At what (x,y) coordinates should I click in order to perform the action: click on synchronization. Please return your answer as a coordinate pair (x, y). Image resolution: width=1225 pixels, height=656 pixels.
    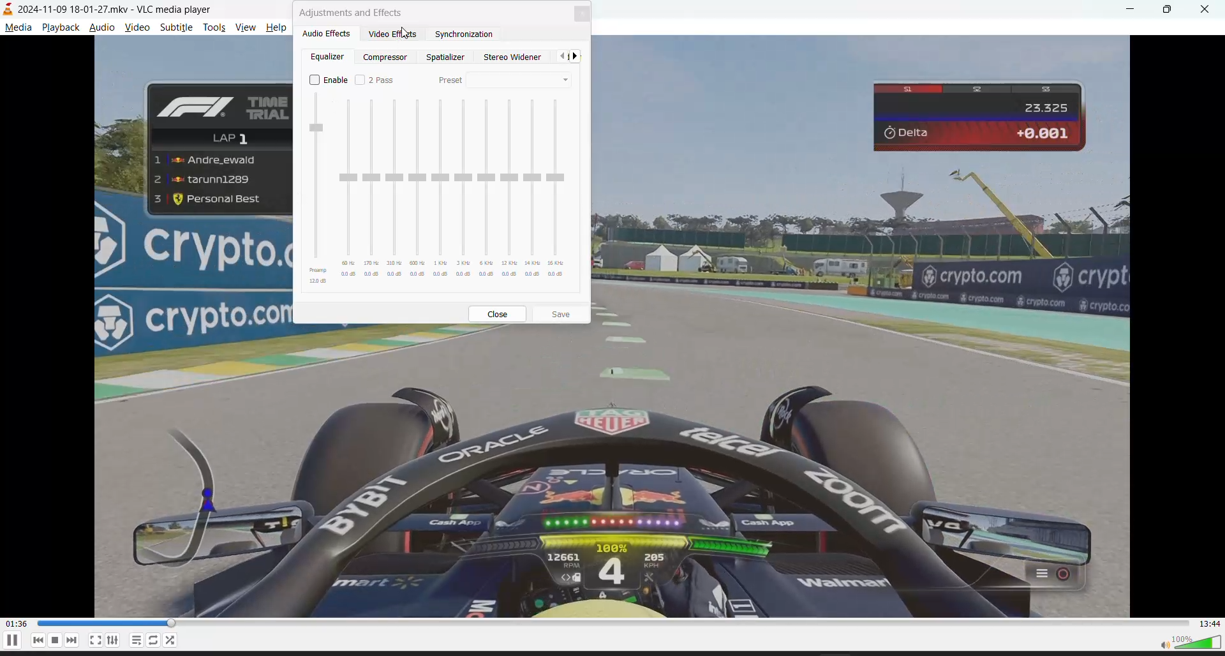
    Looking at the image, I should click on (465, 34).